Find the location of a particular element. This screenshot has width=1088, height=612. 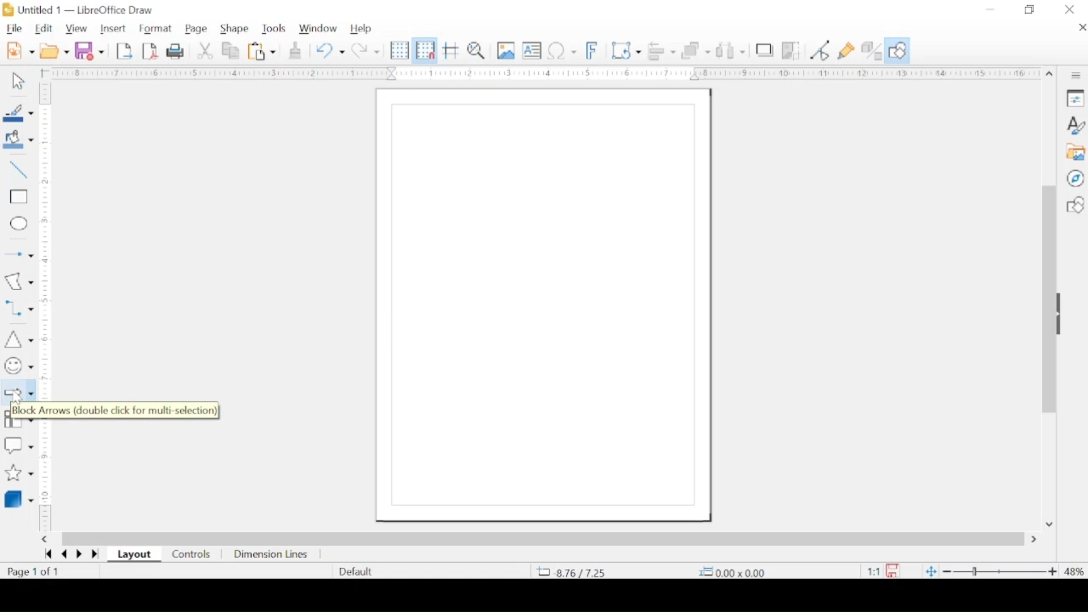

insert line is located at coordinates (19, 169).